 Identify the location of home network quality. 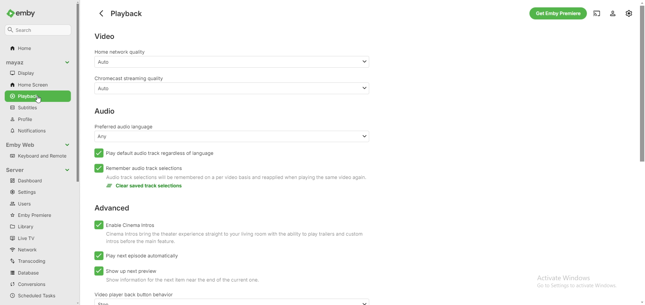
(121, 52).